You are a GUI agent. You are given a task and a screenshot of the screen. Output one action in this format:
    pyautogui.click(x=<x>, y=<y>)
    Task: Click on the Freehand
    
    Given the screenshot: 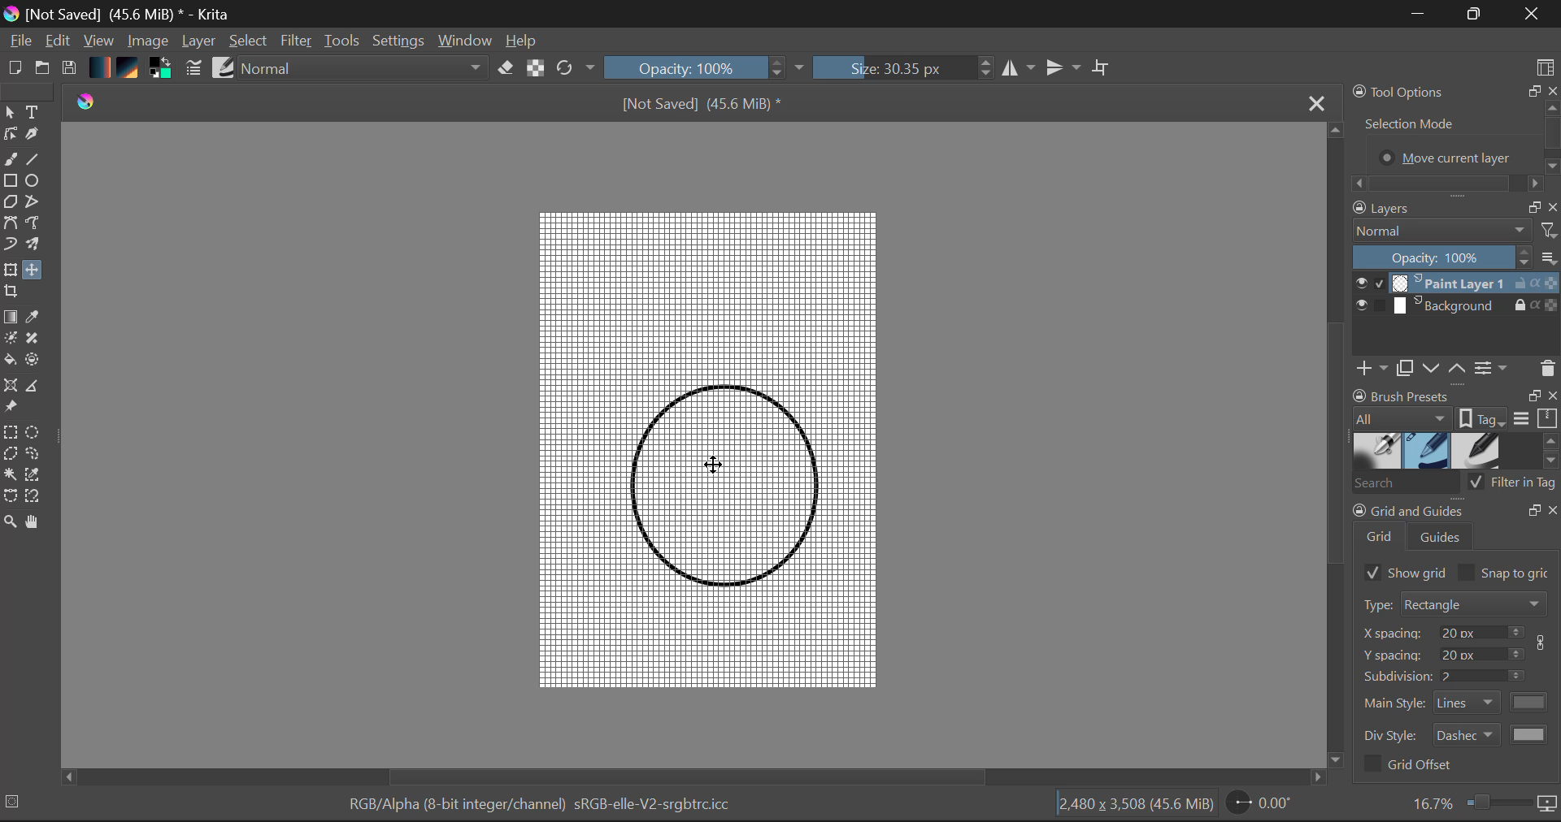 What is the action you would take?
    pyautogui.click(x=10, y=160)
    